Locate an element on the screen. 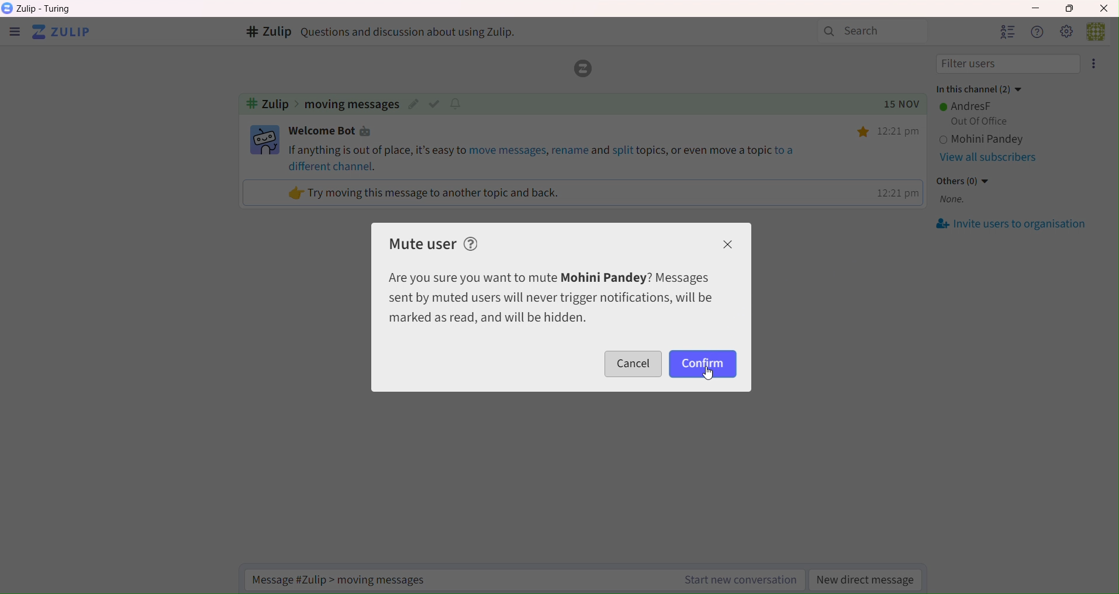 This screenshot has height=594, width=1119. View All subscribers is located at coordinates (987, 158).